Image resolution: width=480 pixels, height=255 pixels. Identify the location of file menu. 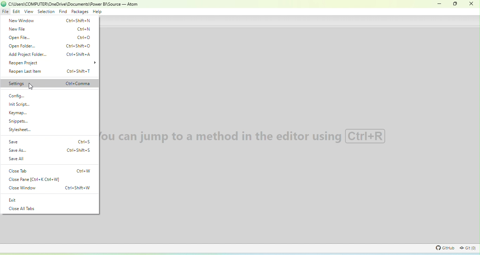
(6, 12).